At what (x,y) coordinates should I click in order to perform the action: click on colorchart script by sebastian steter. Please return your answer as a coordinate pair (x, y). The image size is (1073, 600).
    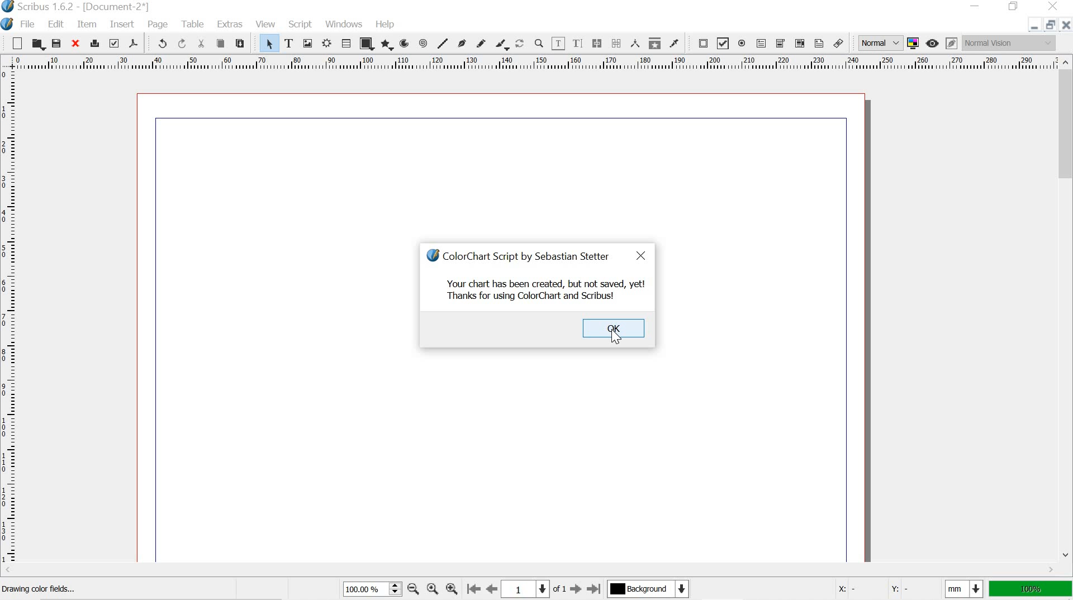
    Looking at the image, I should click on (529, 254).